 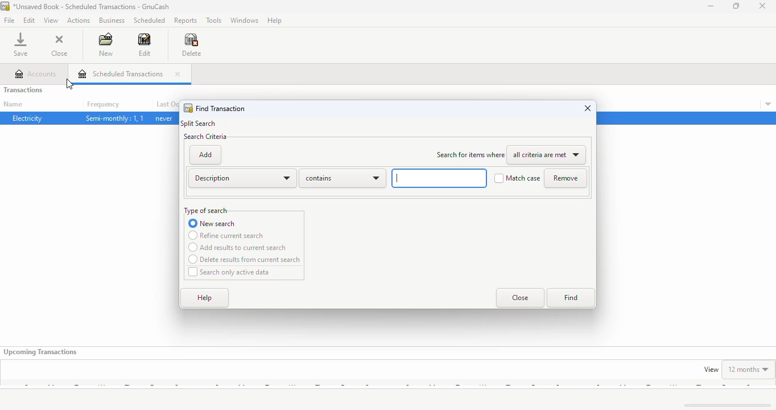 I want to click on type of search, so click(x=206, y=211).